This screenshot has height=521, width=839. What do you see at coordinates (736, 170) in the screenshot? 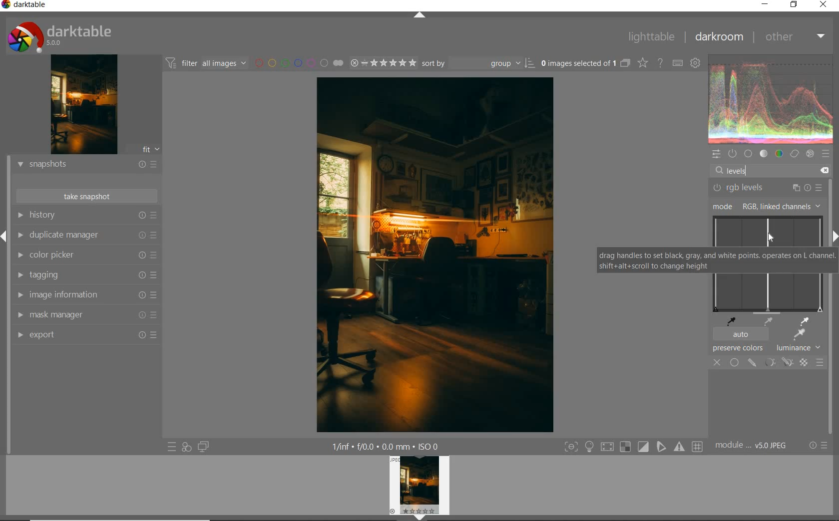
I see `levels` at bounding box center [736, 170].